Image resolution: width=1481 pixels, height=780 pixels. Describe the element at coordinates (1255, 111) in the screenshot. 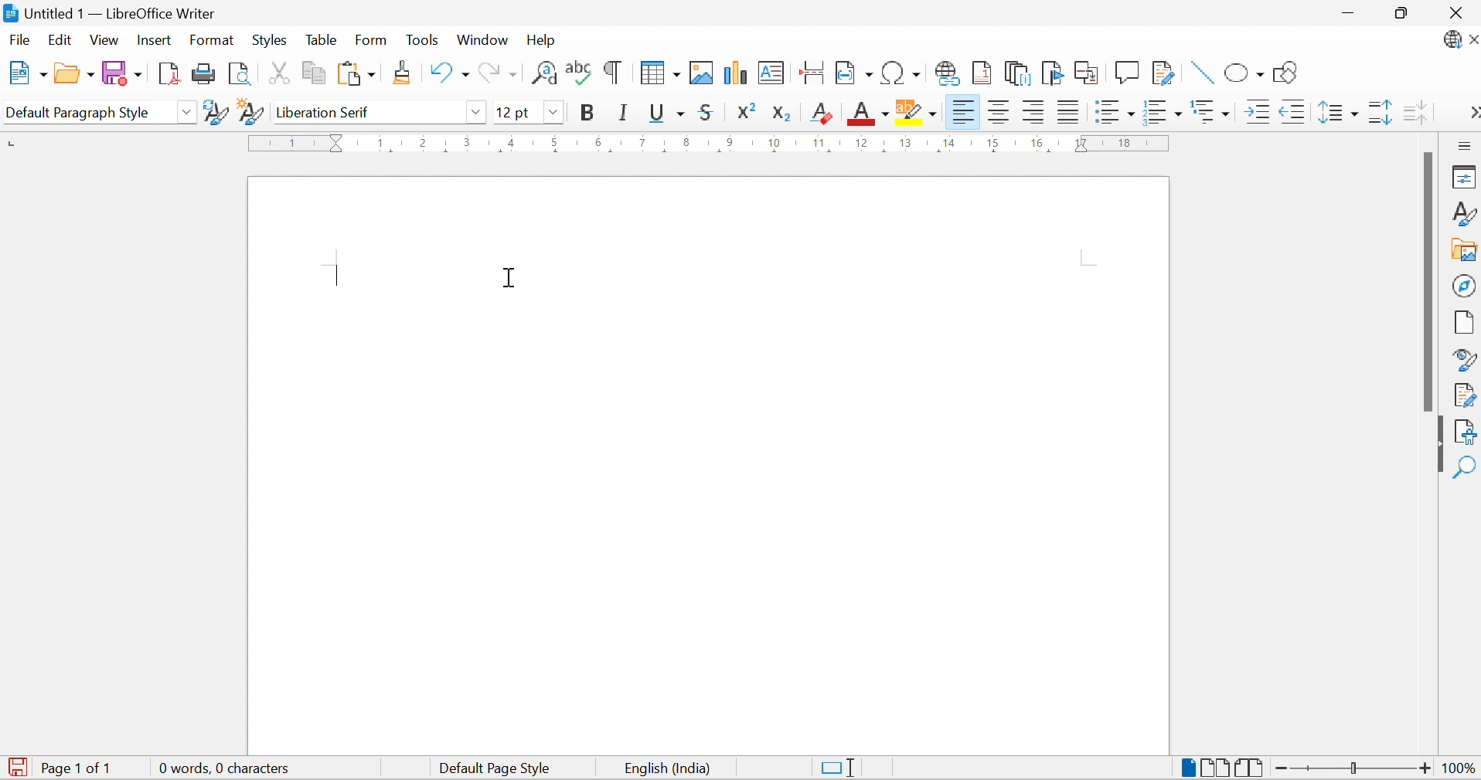

I see `Increase Indent` at that location.